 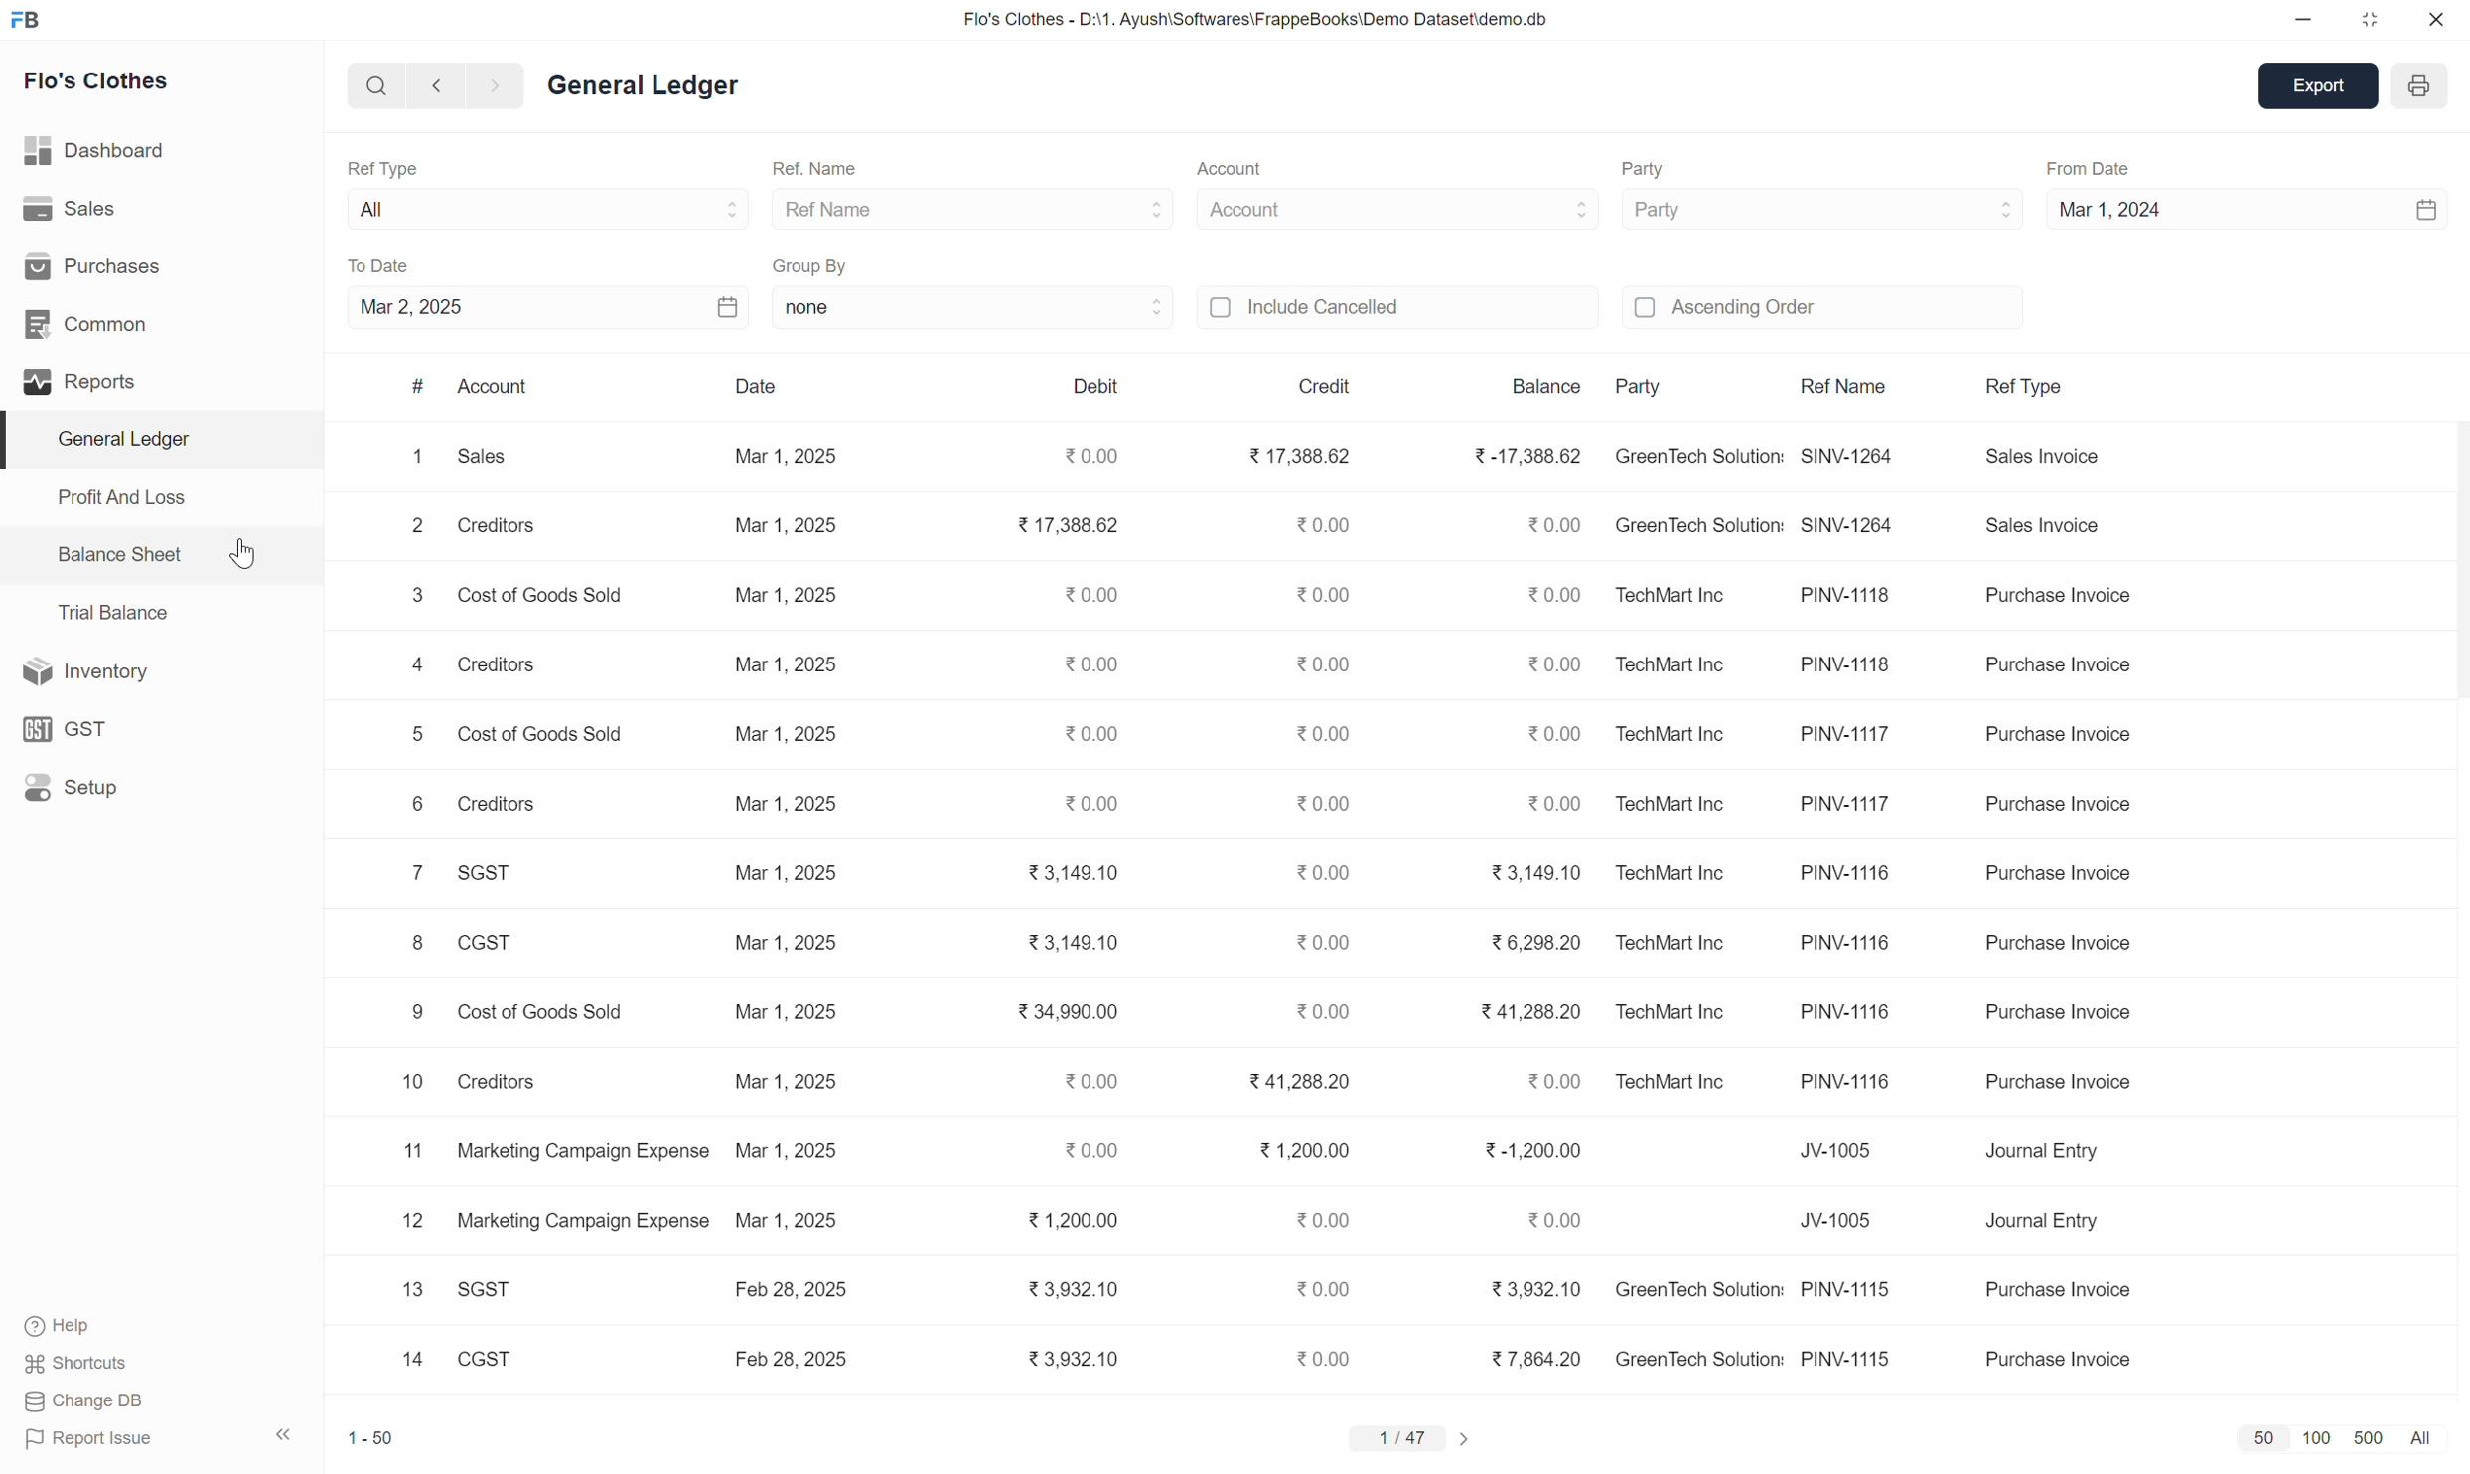 I want to click on Mar 1, 2025, so click(x=790, y=596).